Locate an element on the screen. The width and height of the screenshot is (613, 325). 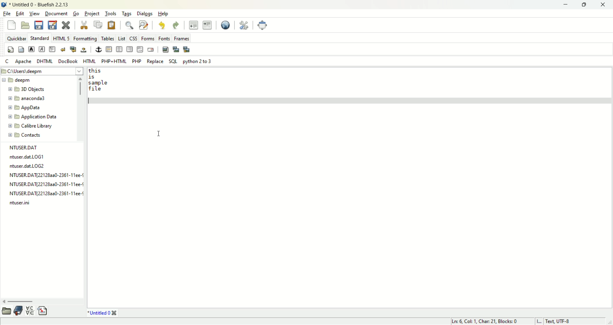
REPLACE is located at coordinates (155, 61).